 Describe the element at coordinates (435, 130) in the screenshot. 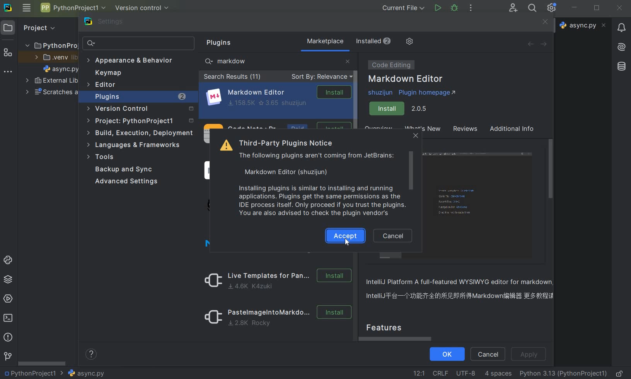

I see `what's new` at that location.